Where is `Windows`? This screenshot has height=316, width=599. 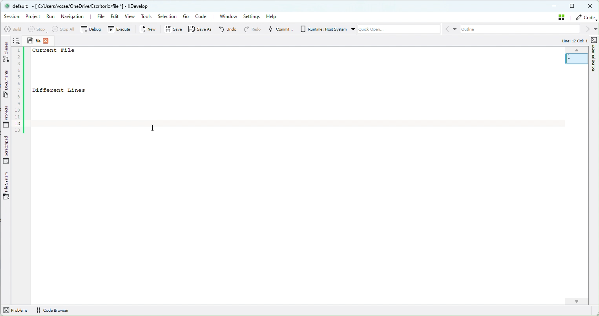
Windows is located at coordinates (229, 17).